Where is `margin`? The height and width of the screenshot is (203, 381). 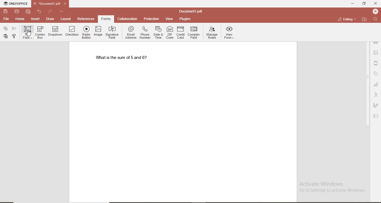 margin is located at coordinates (377, 64).